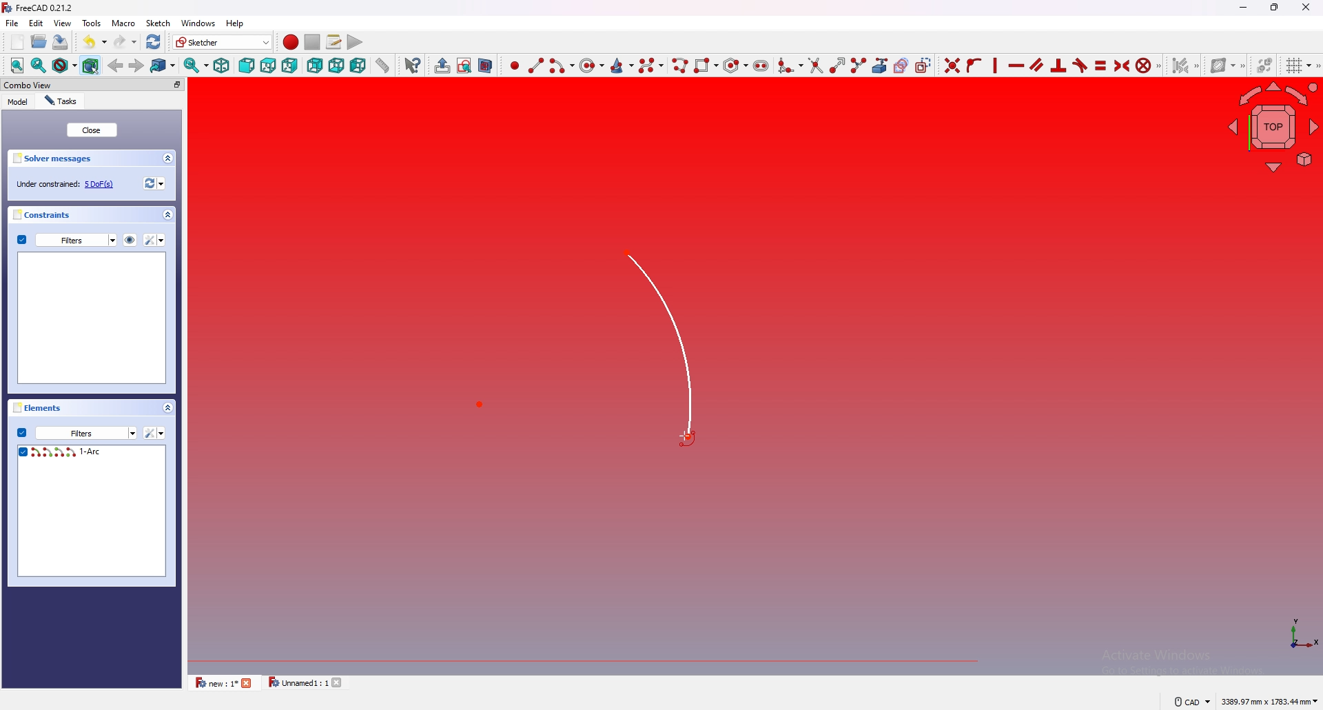 This screenshot has height=710, width=1323. I want to click on constraints, so click(47, 214).